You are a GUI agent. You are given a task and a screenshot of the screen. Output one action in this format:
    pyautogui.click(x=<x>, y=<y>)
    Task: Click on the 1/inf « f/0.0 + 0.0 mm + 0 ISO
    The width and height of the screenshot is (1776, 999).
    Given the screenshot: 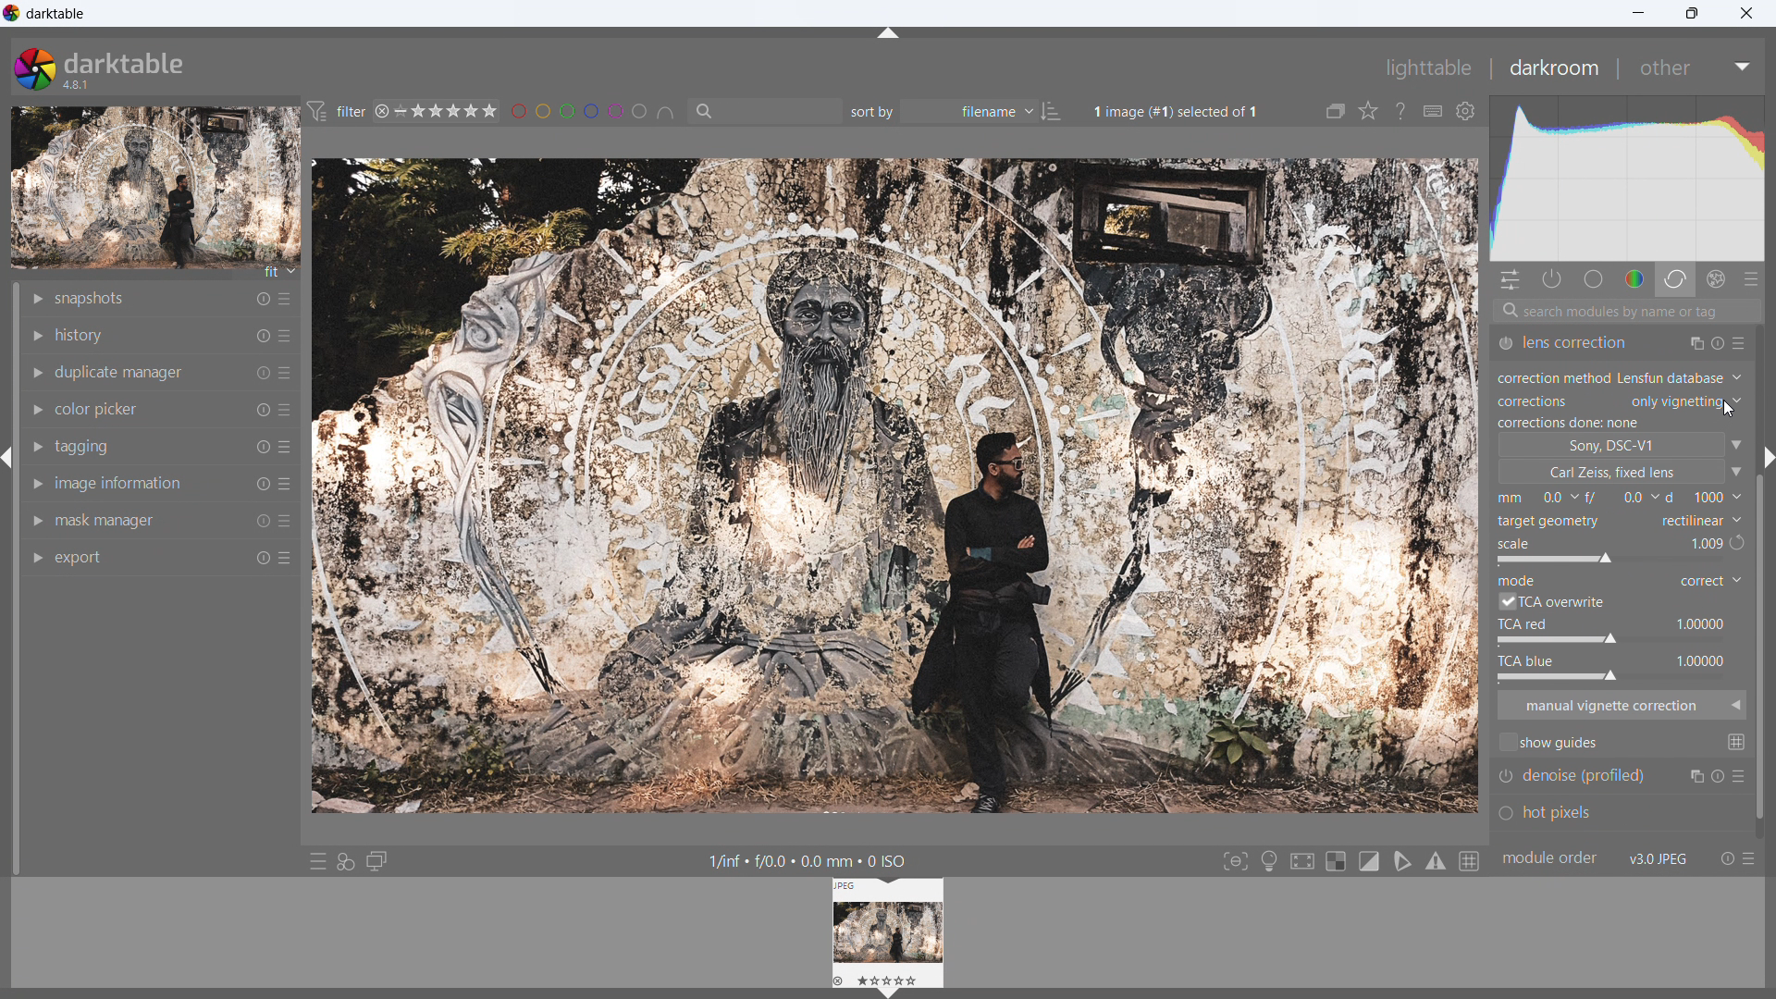 What is the action you would take?
    pyautogui.click(x=817, y=860)
    